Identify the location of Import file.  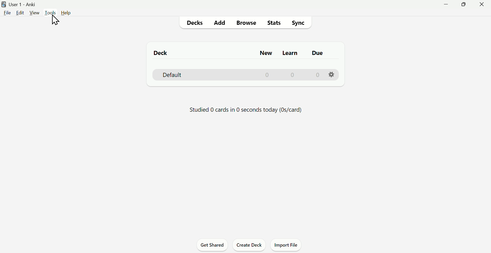
(286, 245).